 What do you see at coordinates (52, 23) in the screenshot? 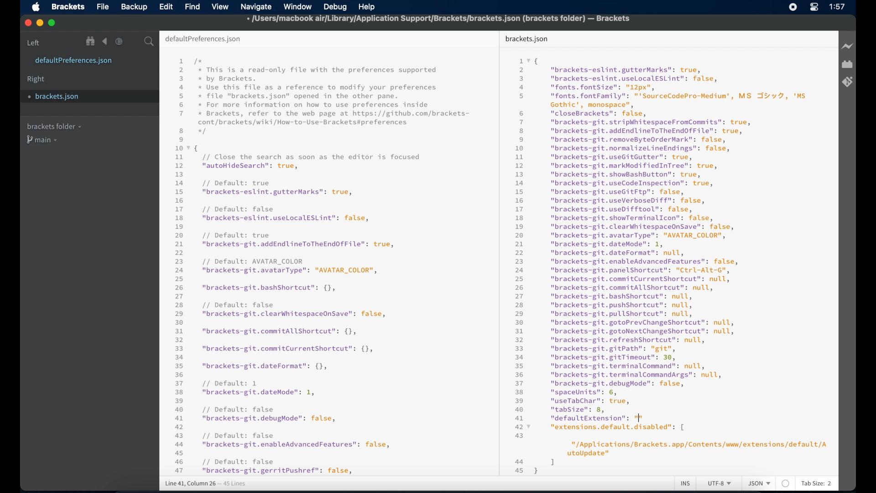
I see `maximize` at bounding box center [52, 23].